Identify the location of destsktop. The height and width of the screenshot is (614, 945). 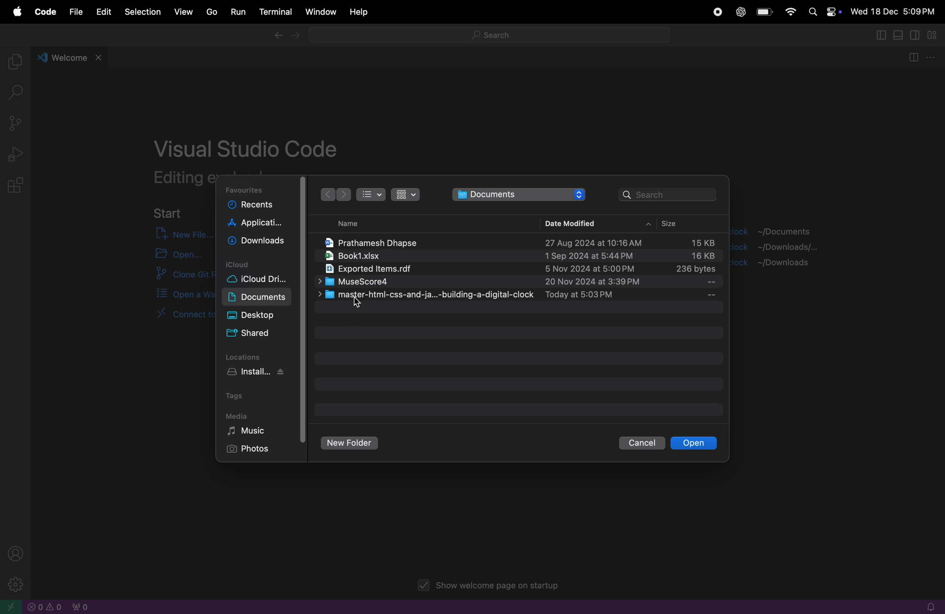
(260, 315).